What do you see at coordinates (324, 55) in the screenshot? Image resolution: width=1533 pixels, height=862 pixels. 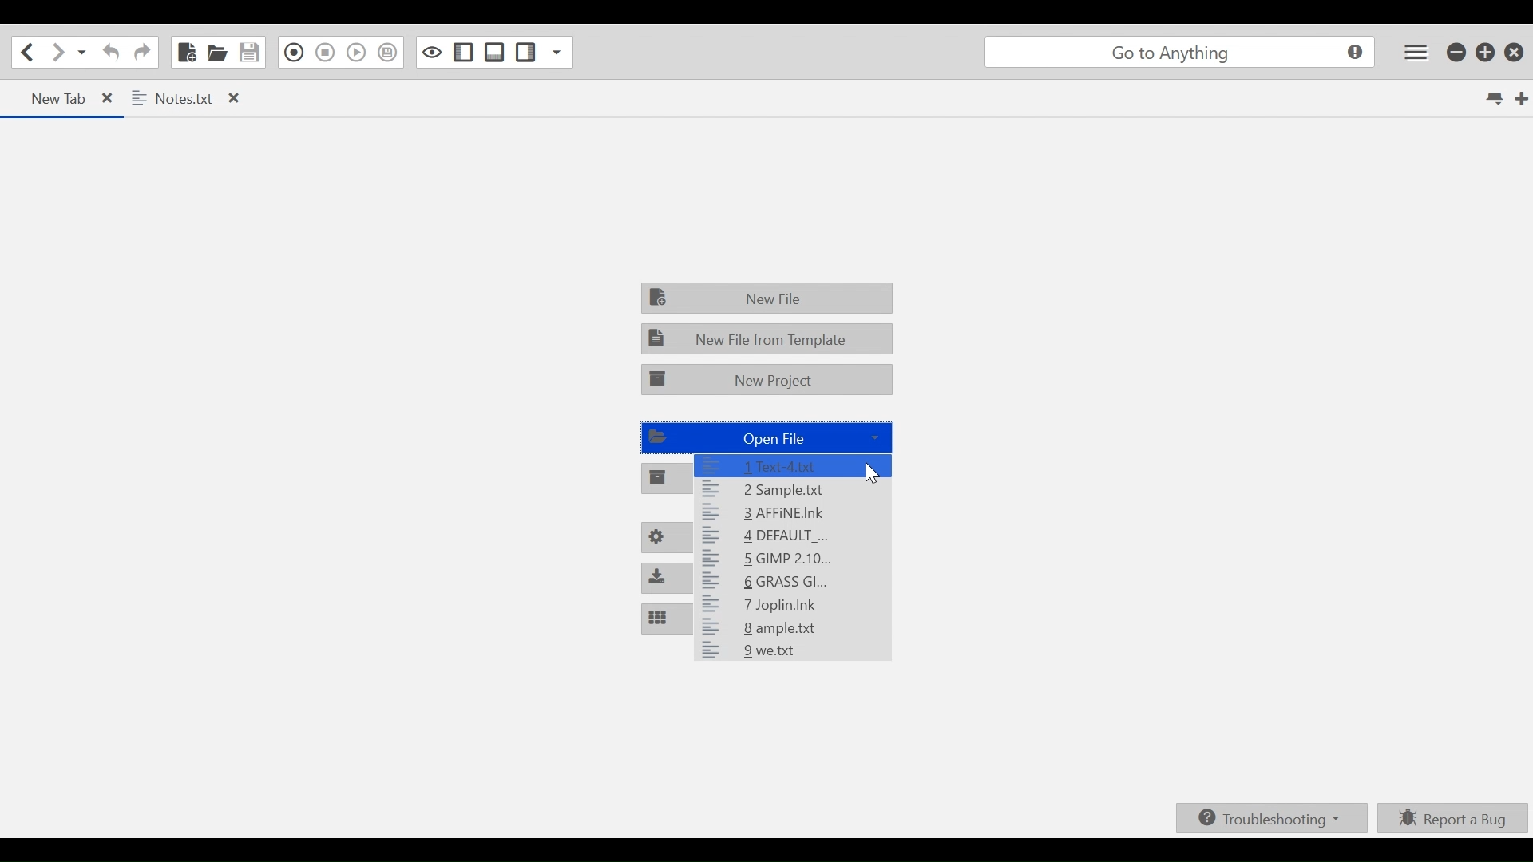 I see `Stop Recording in Macro` at bounding box center [324, 55].